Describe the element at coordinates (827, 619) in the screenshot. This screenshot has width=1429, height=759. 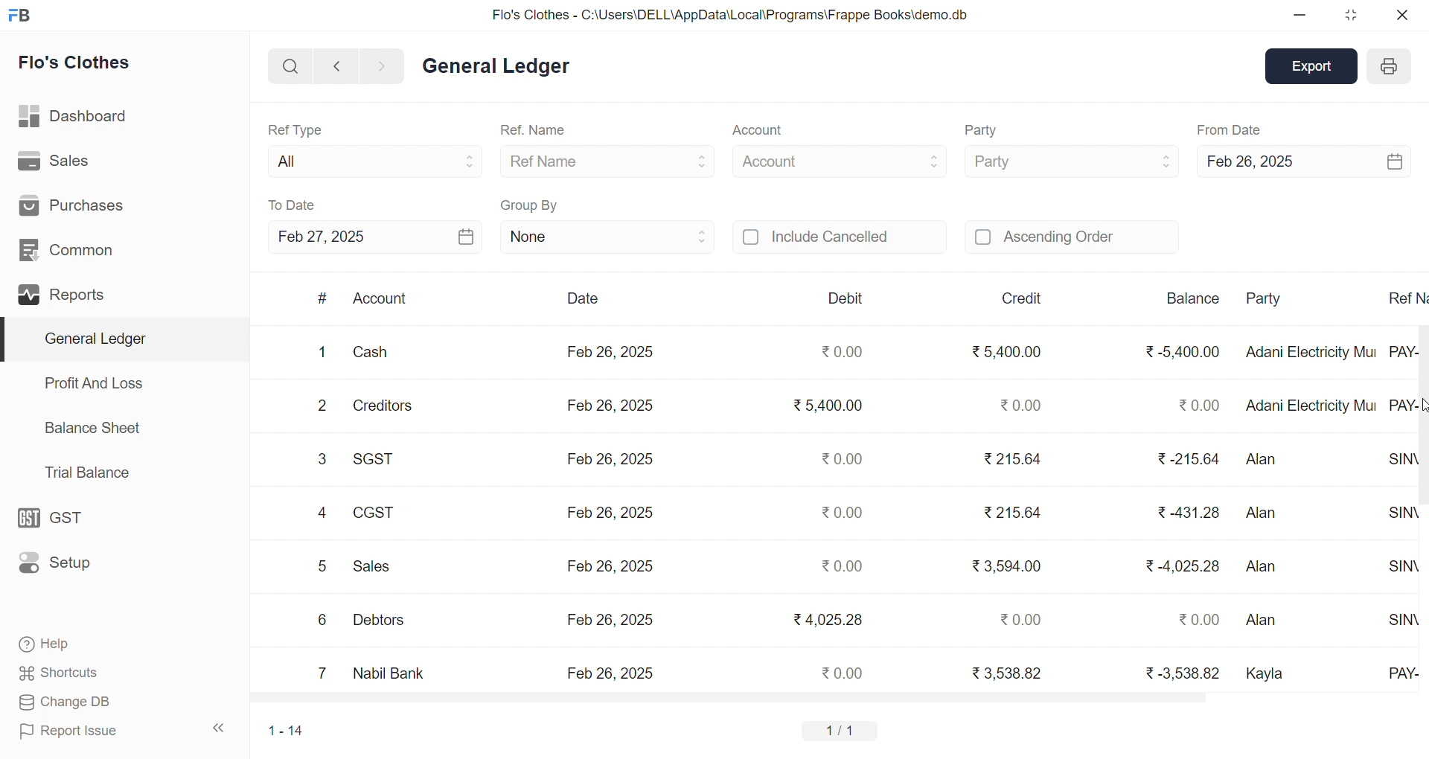
I see `₹4,025.28` at that location.